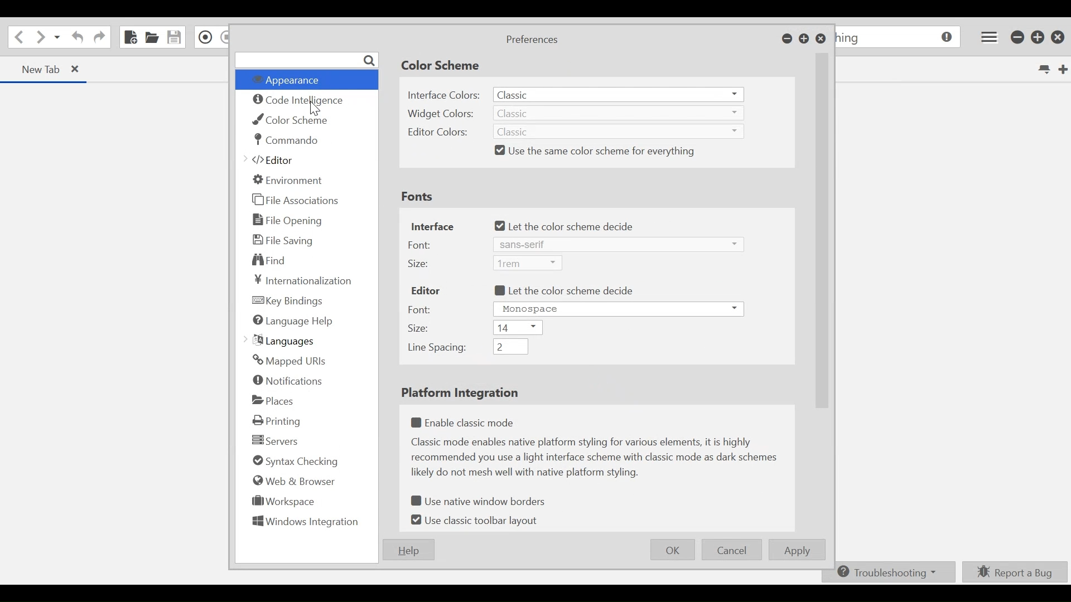  What do you see at coordinates (300, 101) in the screenshot?
I see `Code Intelligence` at bounding box center [300, 101].